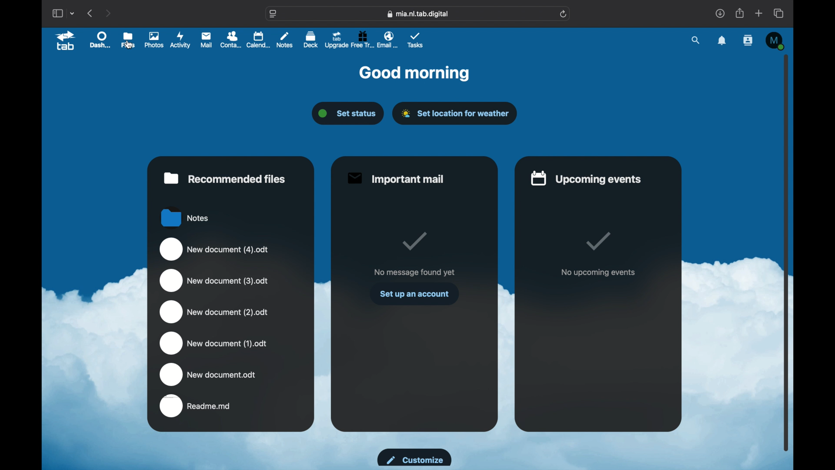 The height and width of the screenshot is (470, 835). What do you see at coordinates (127, 40) in the screenshot?
I see `files` at bounding box center [127, 40].